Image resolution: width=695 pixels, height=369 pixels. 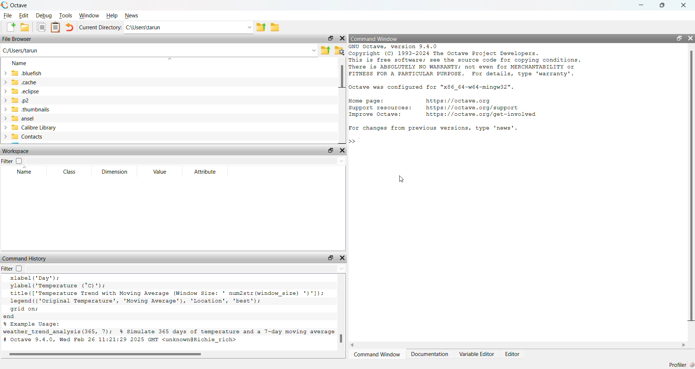 I want to click on close, so click(x=684, y=6).